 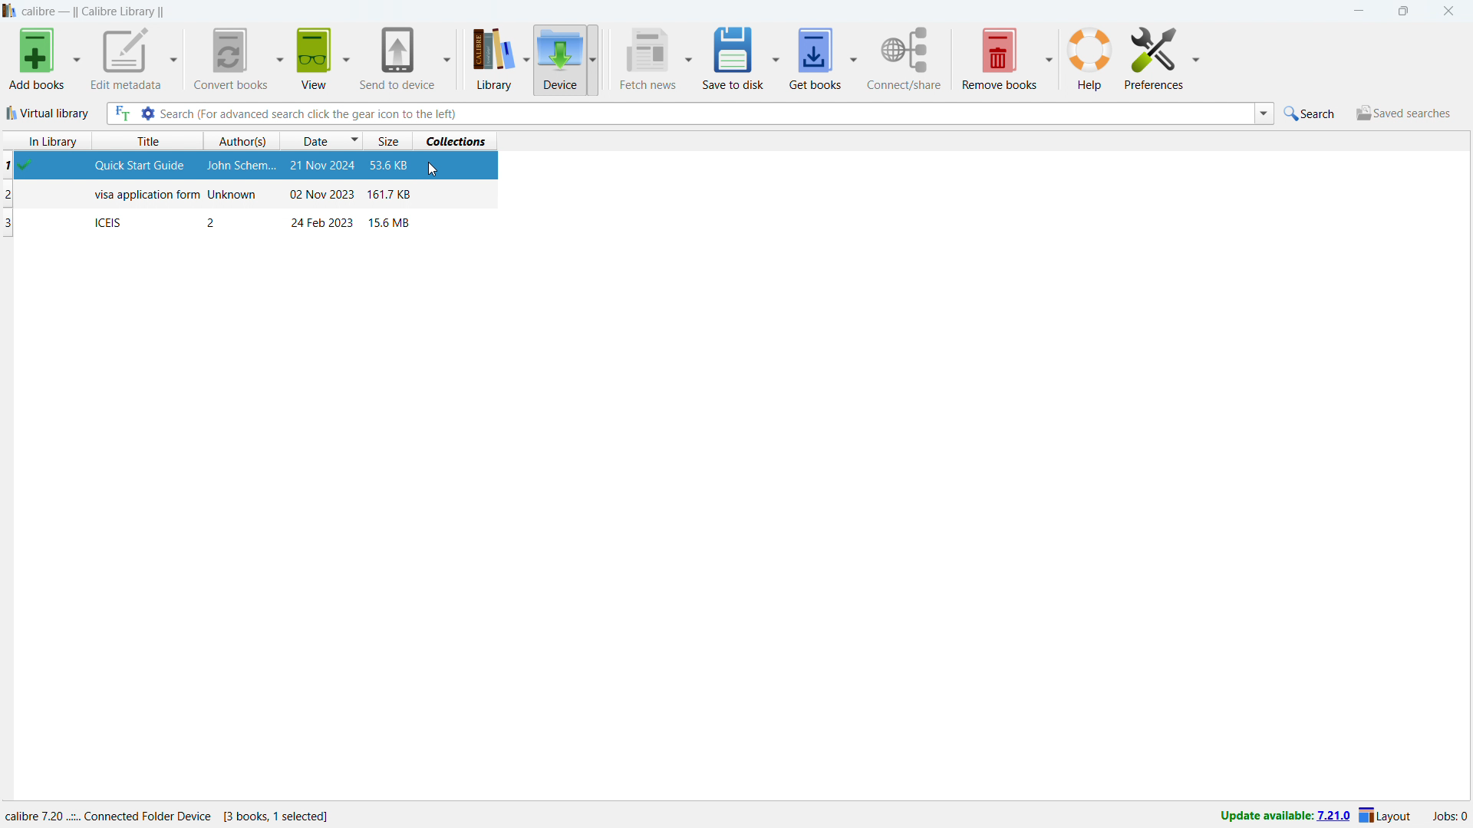 What do you see at coordinates (460, 140) in the screenshot?
I see `sort by collections` at bounding box center [460, 140].